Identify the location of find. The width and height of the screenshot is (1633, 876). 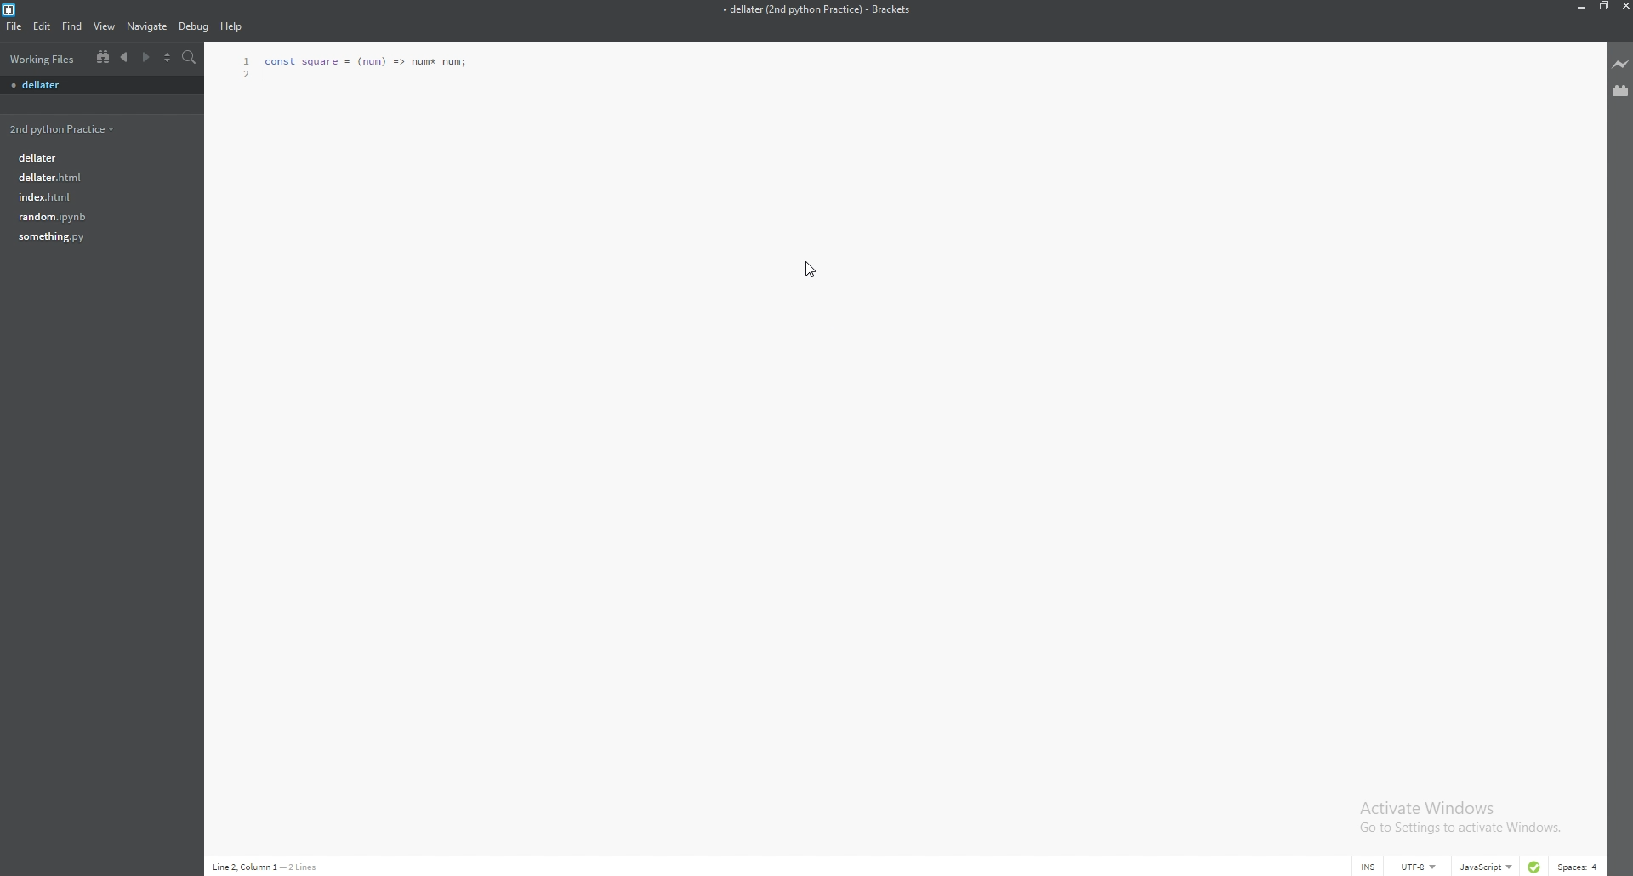
(71, 26).